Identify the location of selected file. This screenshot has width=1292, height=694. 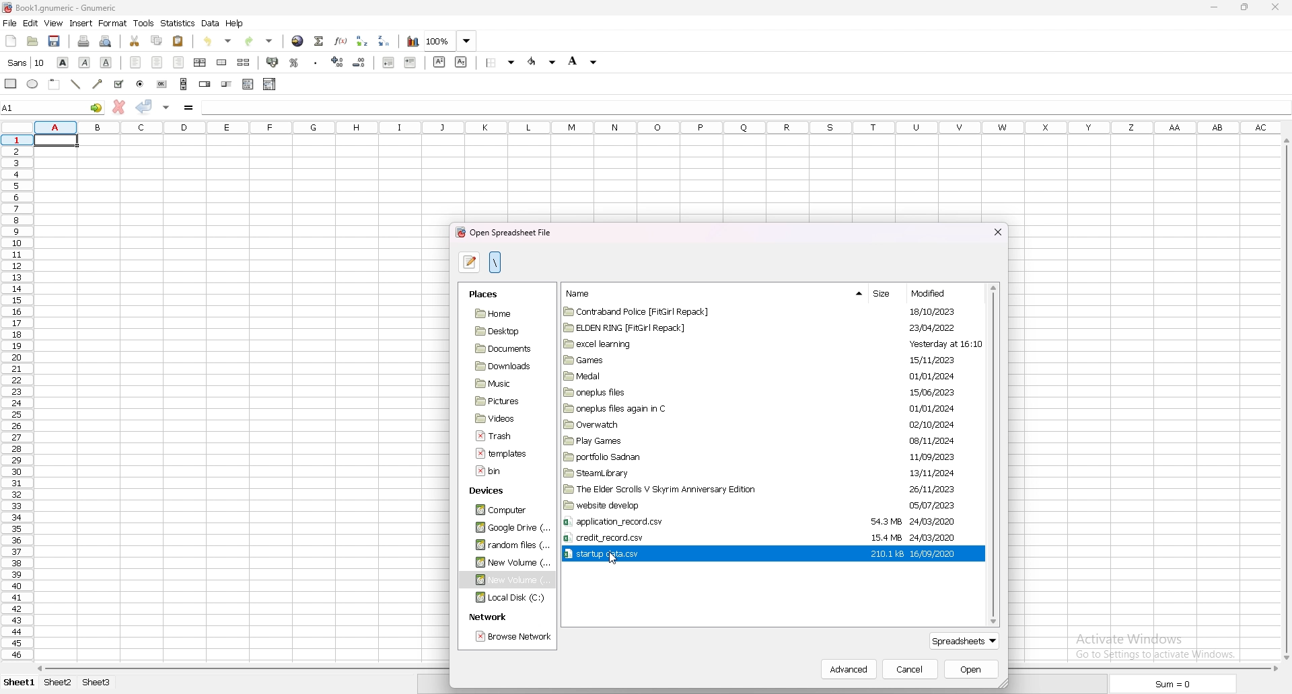
(711, 554).